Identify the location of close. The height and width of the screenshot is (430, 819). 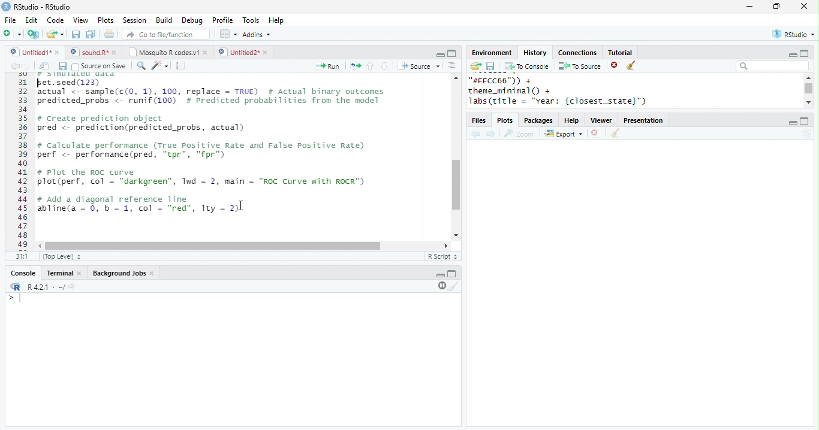
(267, 53).